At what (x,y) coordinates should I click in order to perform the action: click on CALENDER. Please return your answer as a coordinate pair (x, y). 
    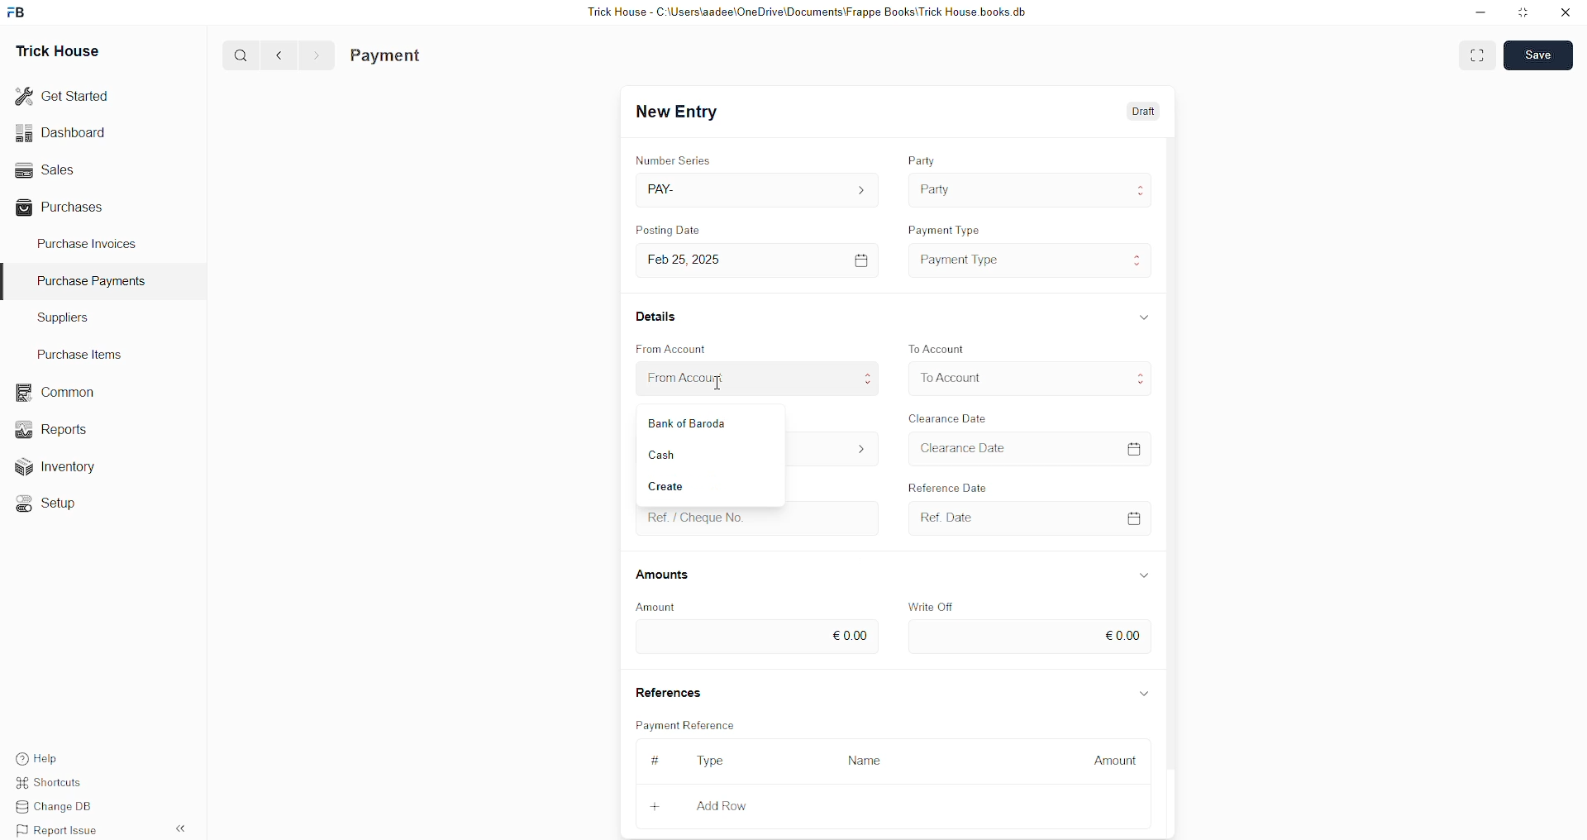
    Looking at the image, I should click on (1134, 517).